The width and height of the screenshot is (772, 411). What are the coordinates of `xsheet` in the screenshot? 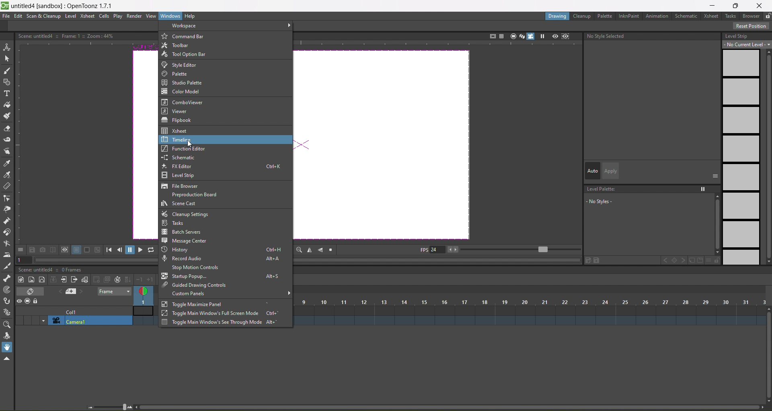 It's located at (87, 16).